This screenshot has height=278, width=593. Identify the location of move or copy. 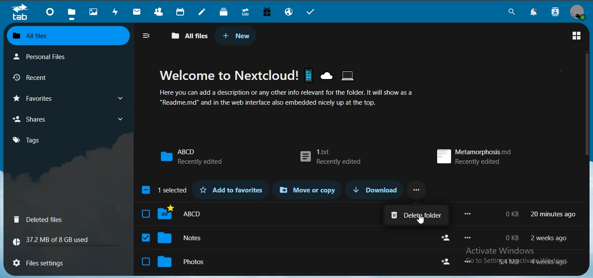
(307, 190).